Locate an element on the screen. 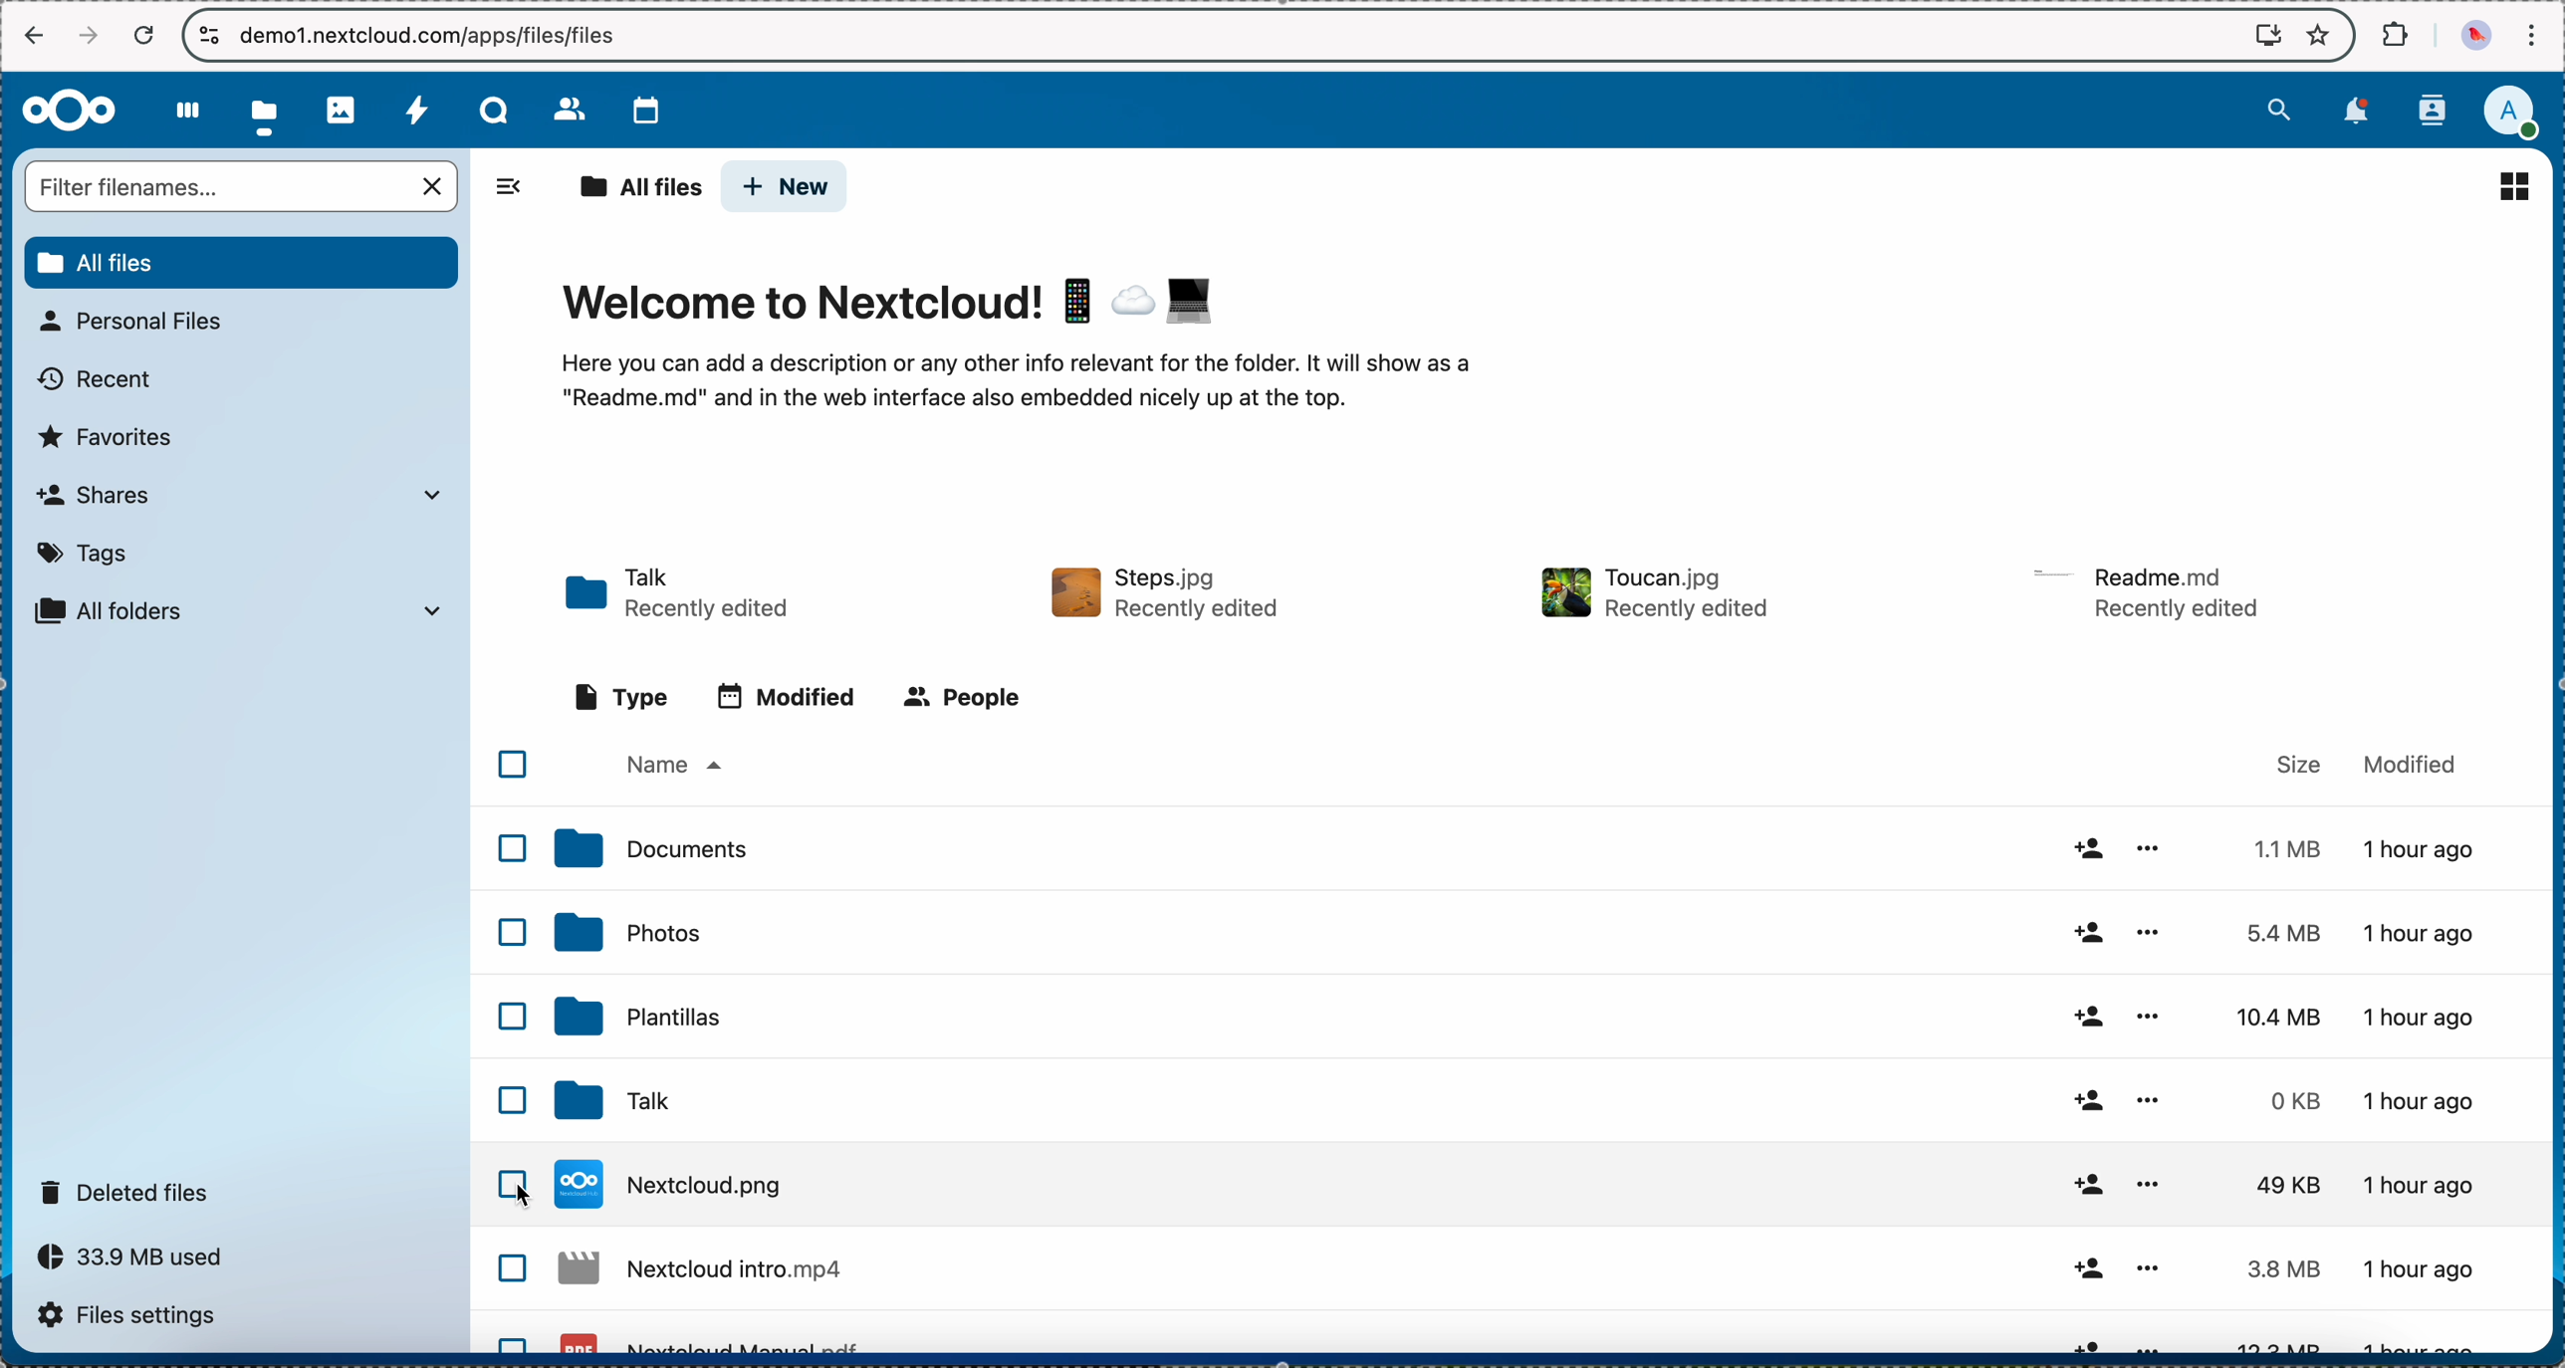 The width and height of the screenshot is (2565, 1368). file is located at coordinates (1526, 1272).